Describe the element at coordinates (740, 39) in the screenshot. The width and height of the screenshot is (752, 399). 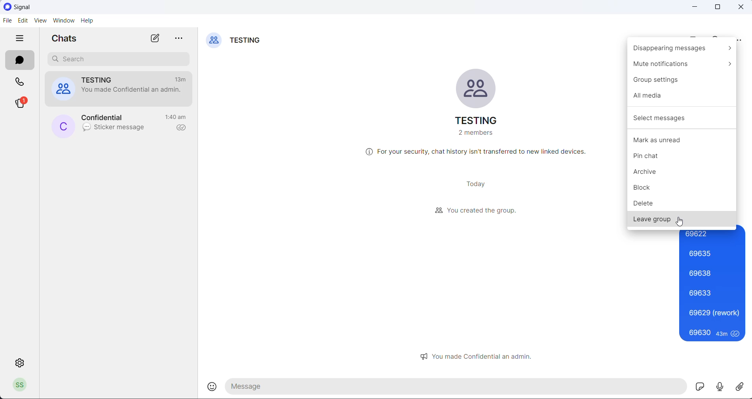
I see `more options` at that location.